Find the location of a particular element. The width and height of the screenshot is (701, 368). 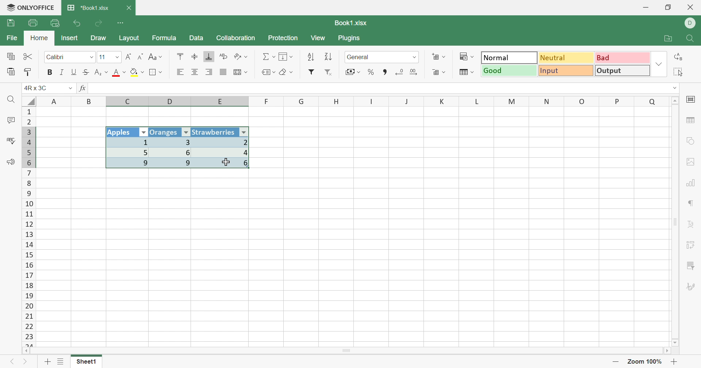

Open file location is located at coordinates (670, 39).